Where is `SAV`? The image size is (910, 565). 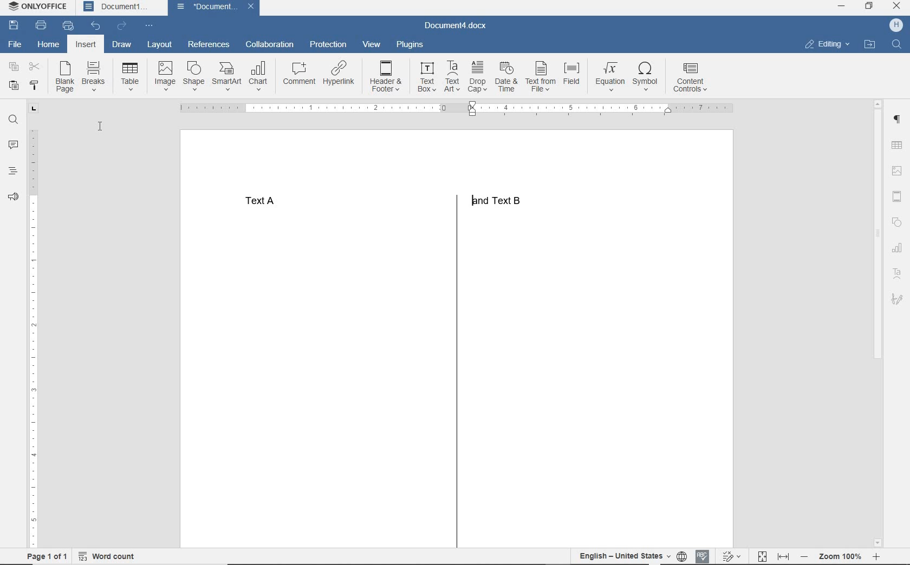 SAV is located at coordinates (12, 26).